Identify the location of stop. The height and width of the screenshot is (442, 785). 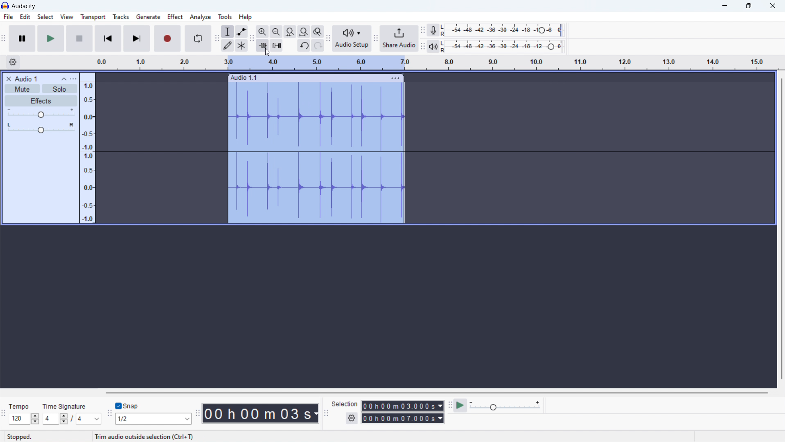
(80, 38).